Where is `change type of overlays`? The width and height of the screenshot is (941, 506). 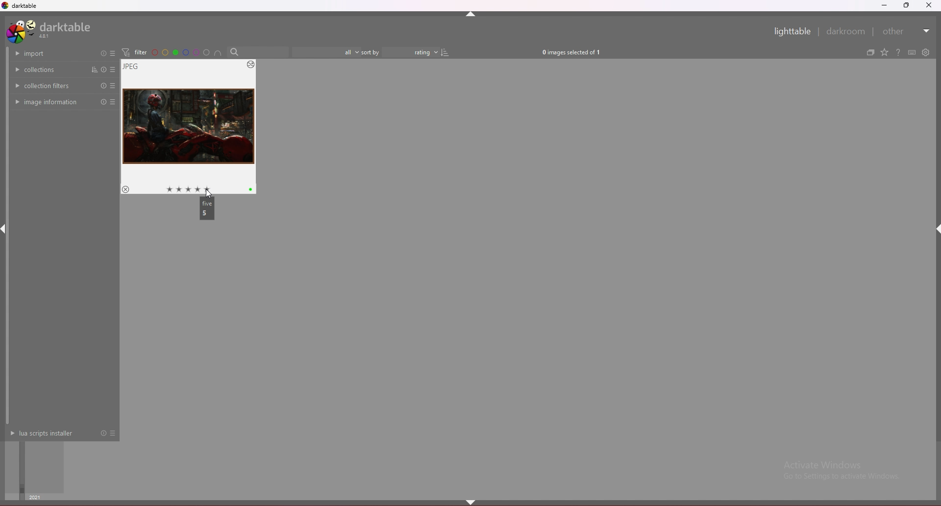 change type of overlays is located at coordinates (885, 53).